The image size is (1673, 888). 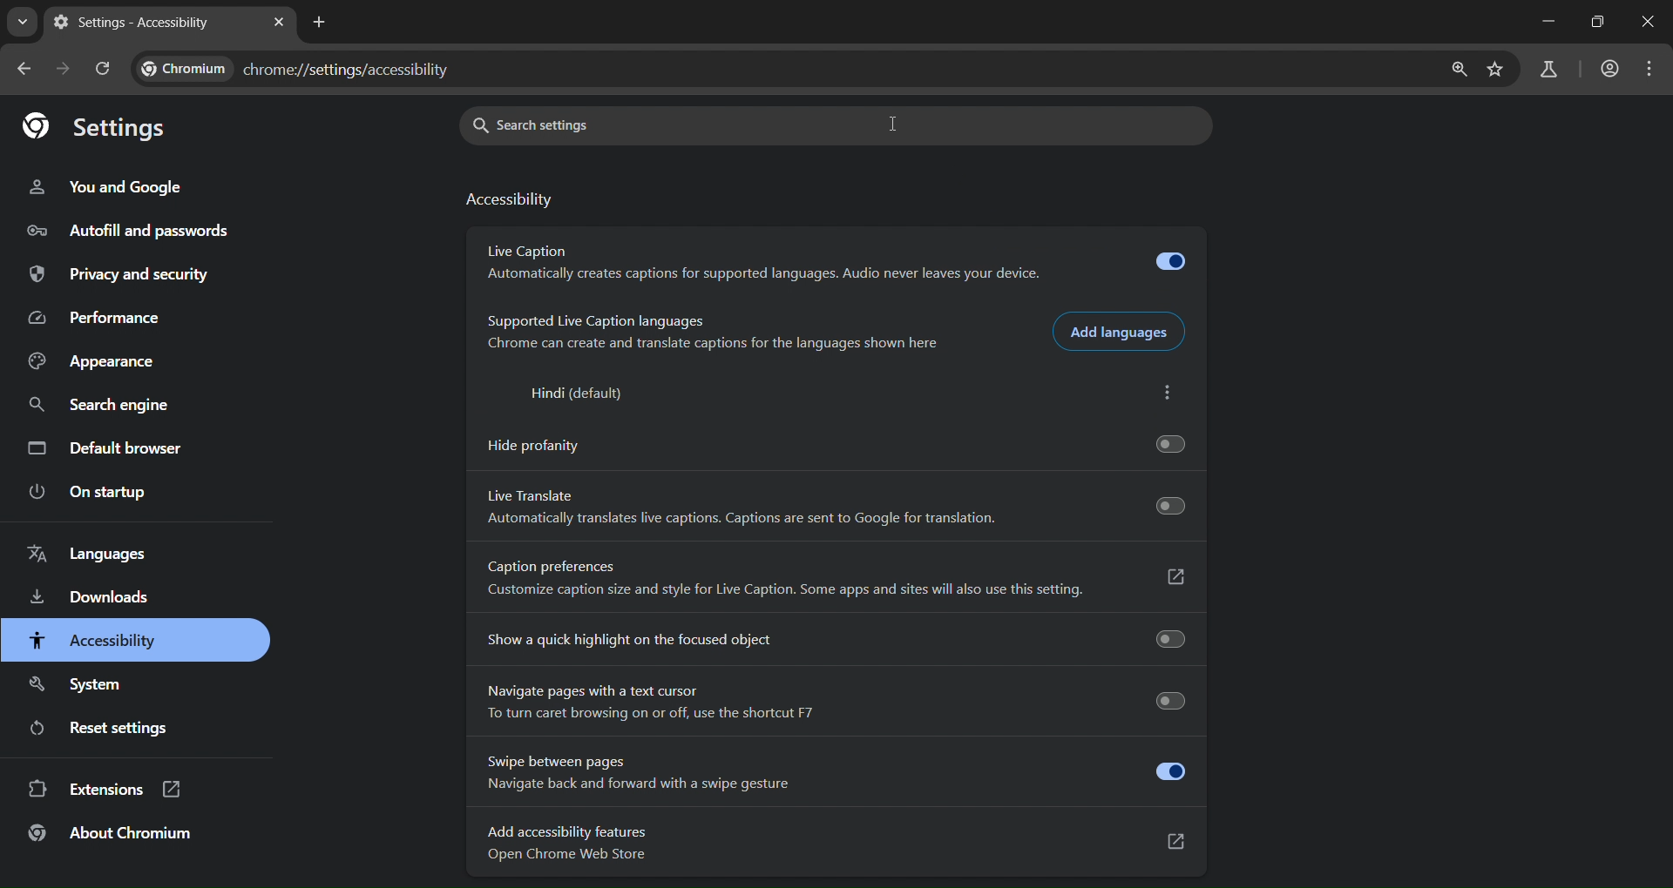 What do you see at coordinates (601, 125) in the screenshot?
I see `search settings` at bounding box center [601, 125].